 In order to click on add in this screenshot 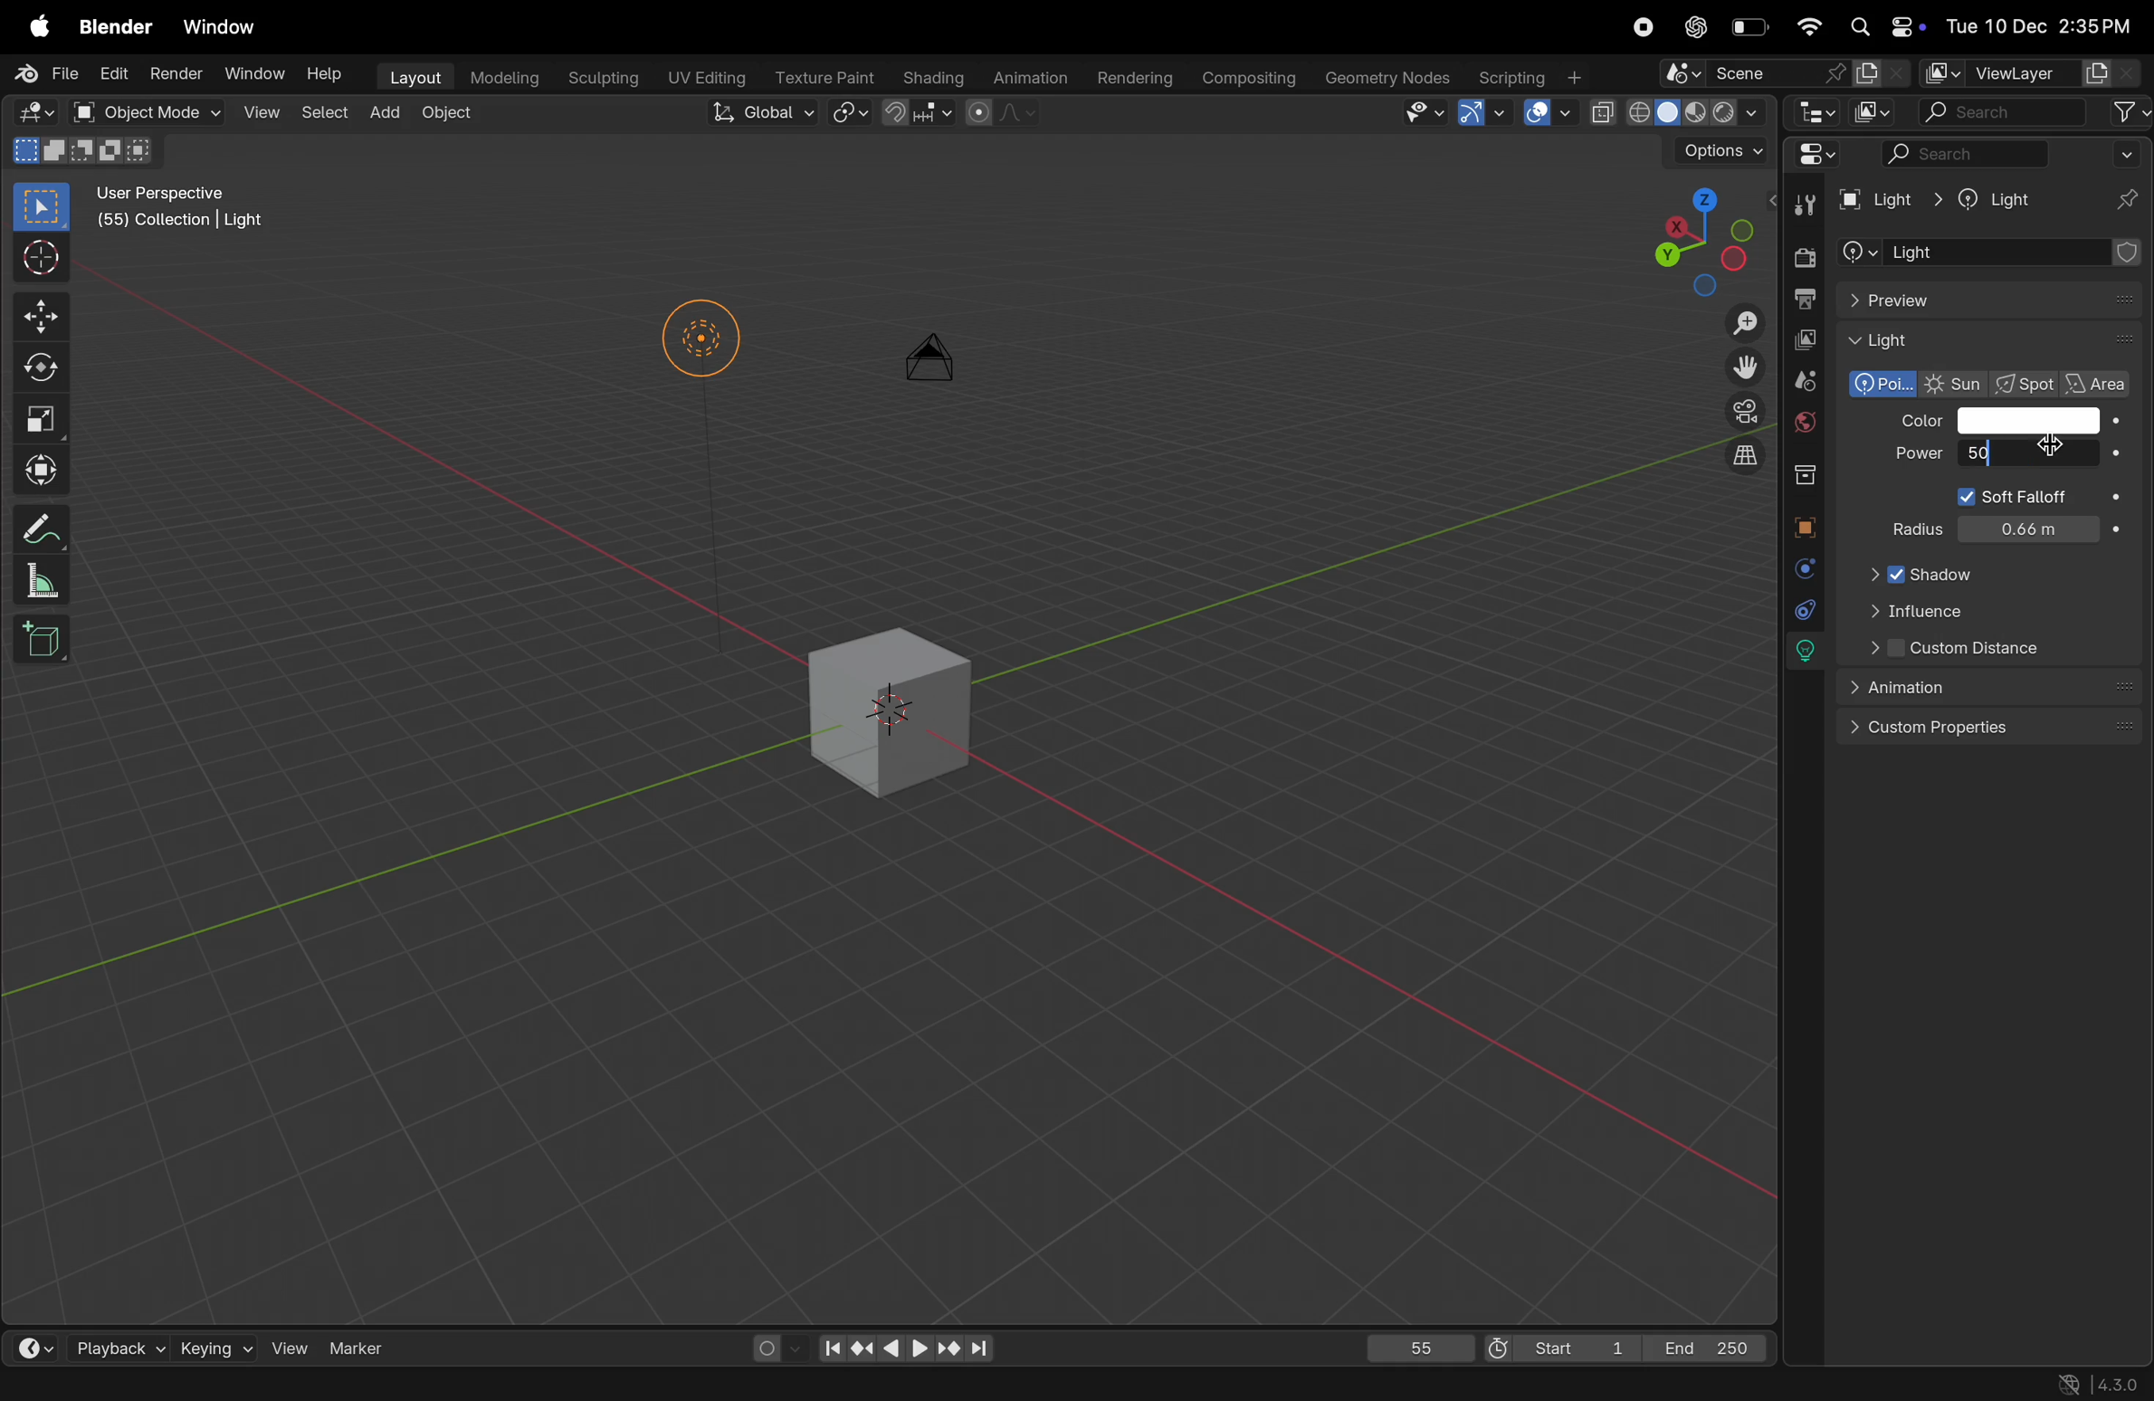, I will do `click(388, 115)`.